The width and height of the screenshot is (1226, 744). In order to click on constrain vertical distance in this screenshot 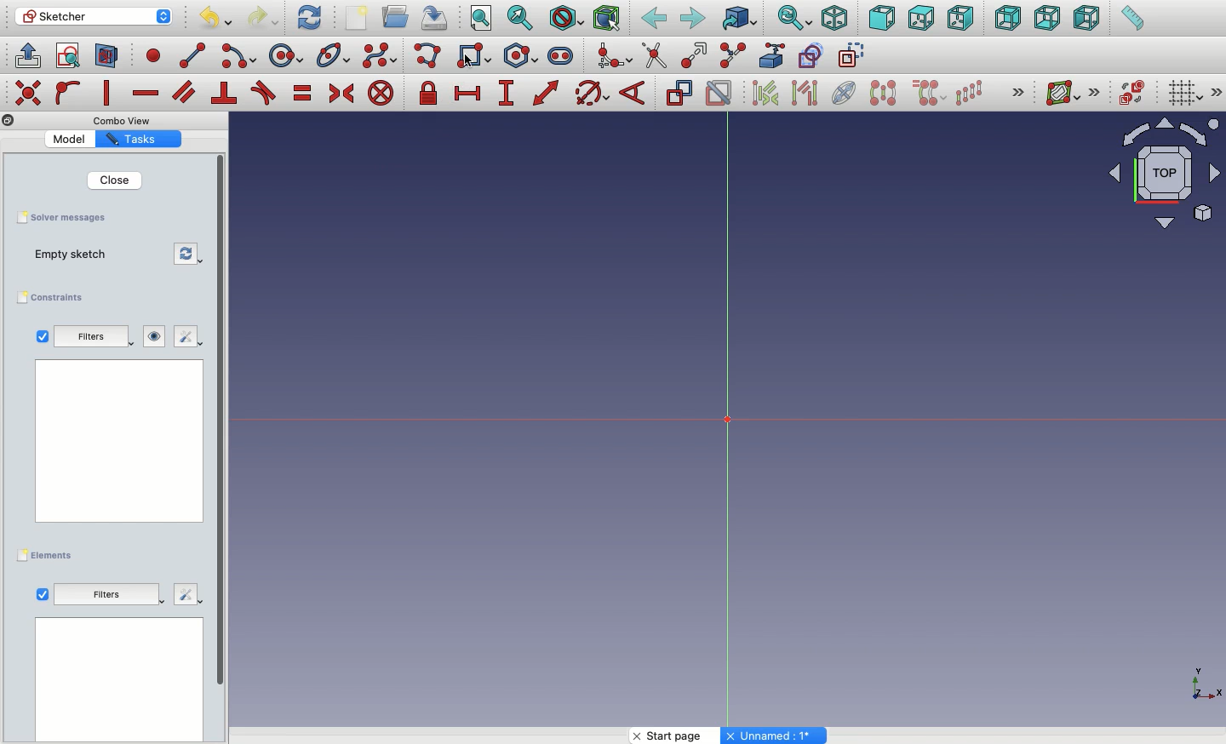, I will do `click(509, 94)`.